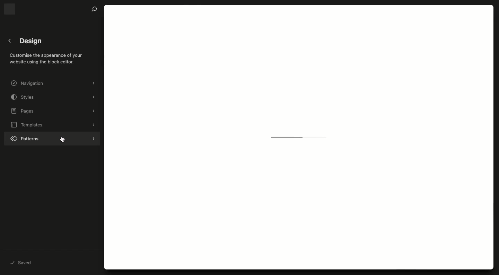  Describe the element at coordinates (54, 83) in the screenshot. I see `Navigation` at that location.